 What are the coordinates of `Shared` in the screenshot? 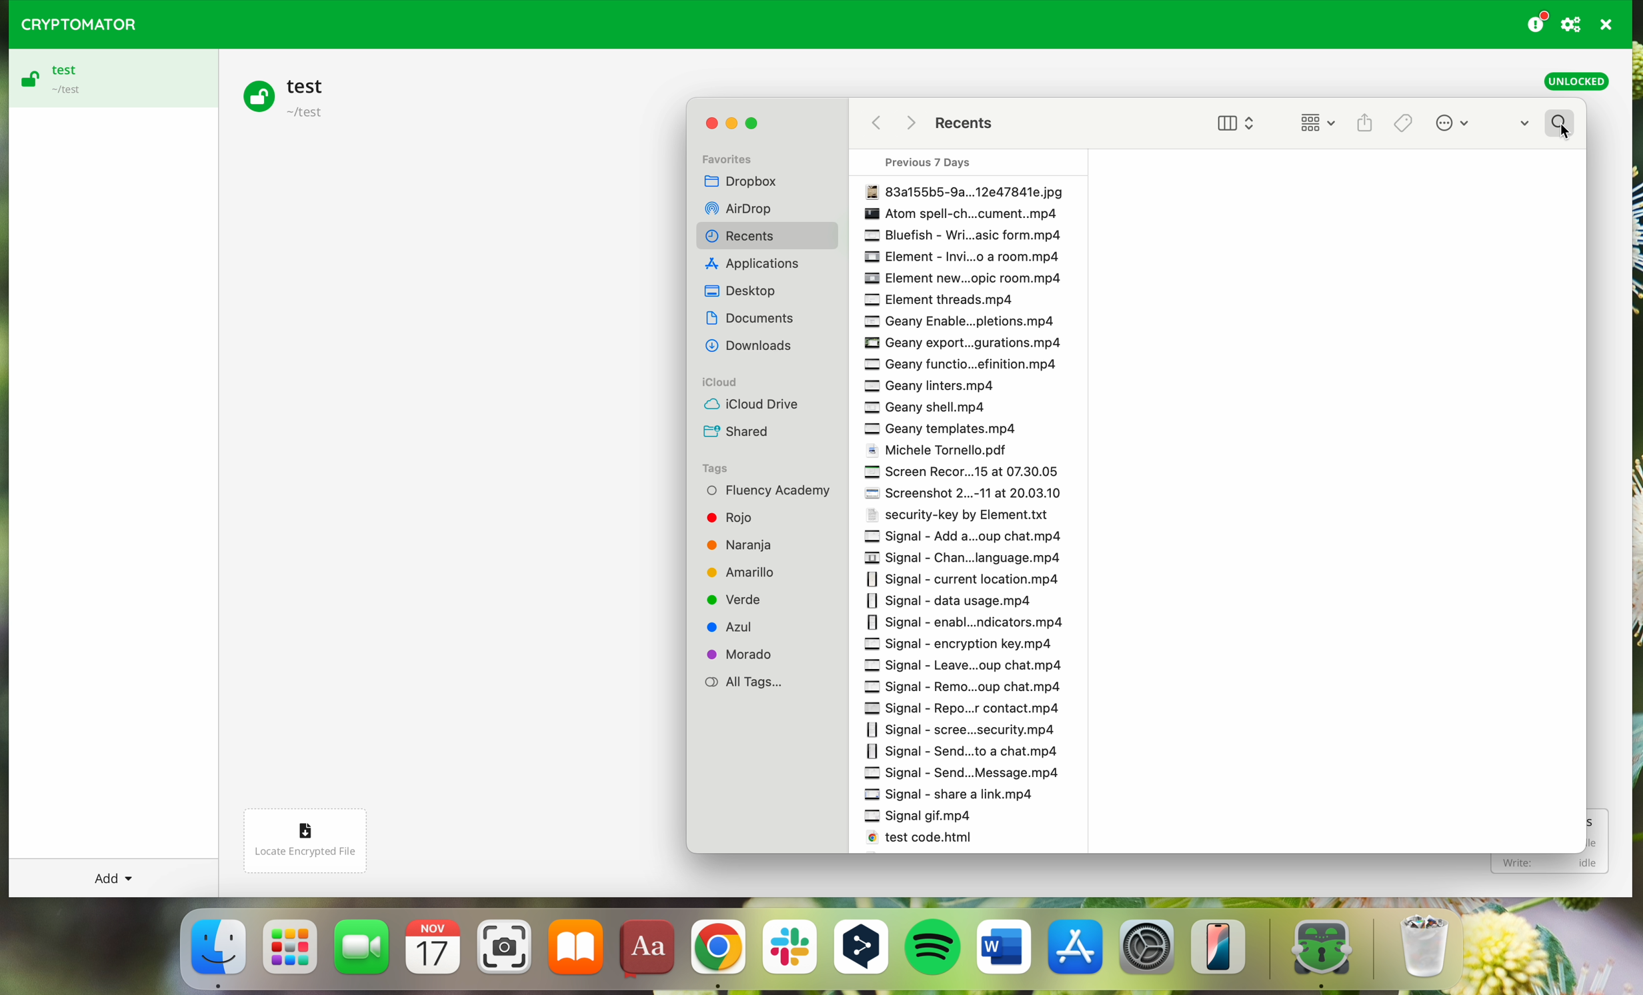 It's located at (739, 433).